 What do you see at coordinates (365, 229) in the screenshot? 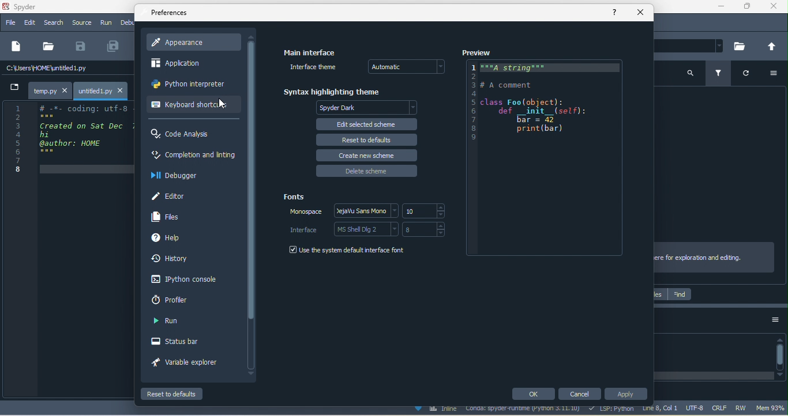
I see `ms shell dig2` at bounding box center [365, 229].